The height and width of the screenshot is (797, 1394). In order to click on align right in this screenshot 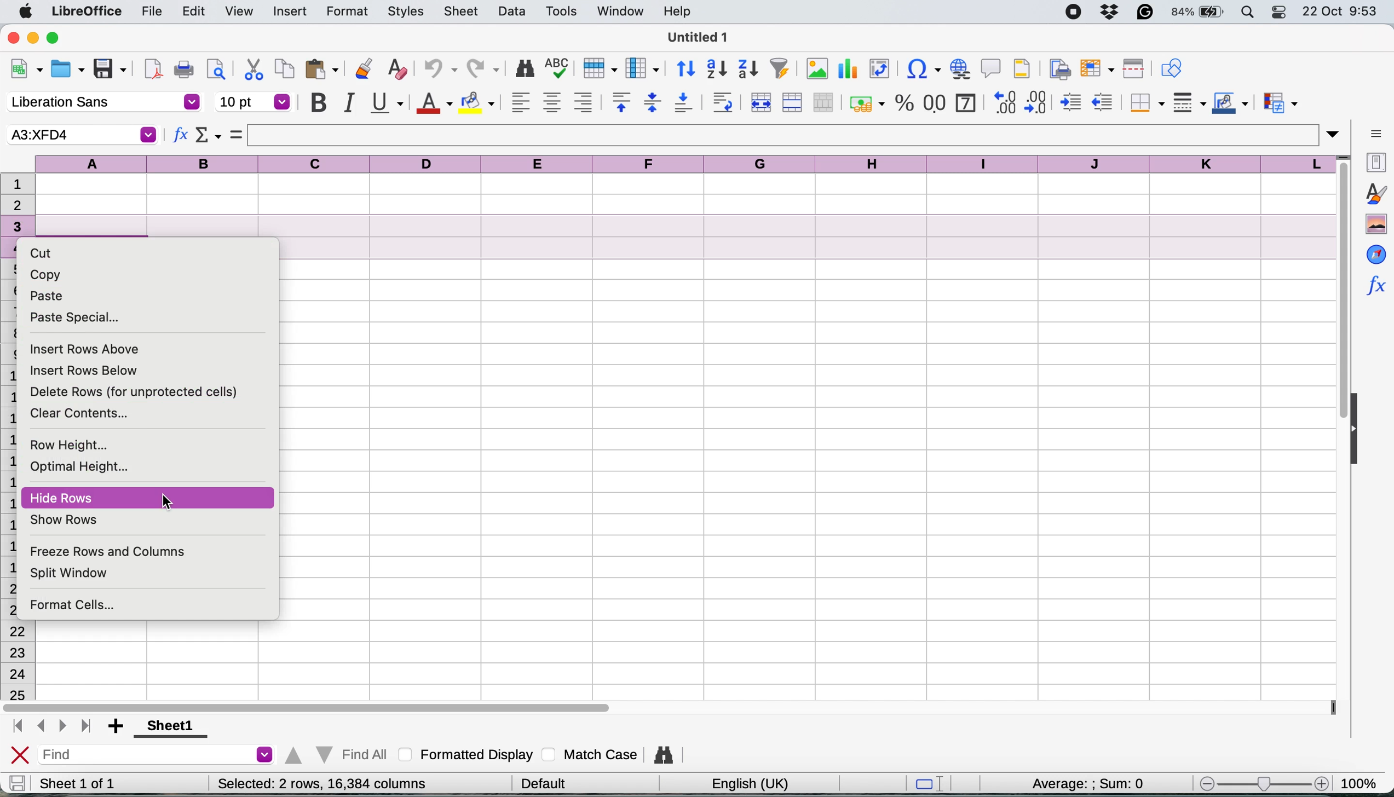, I will do `click(583, 102)`.